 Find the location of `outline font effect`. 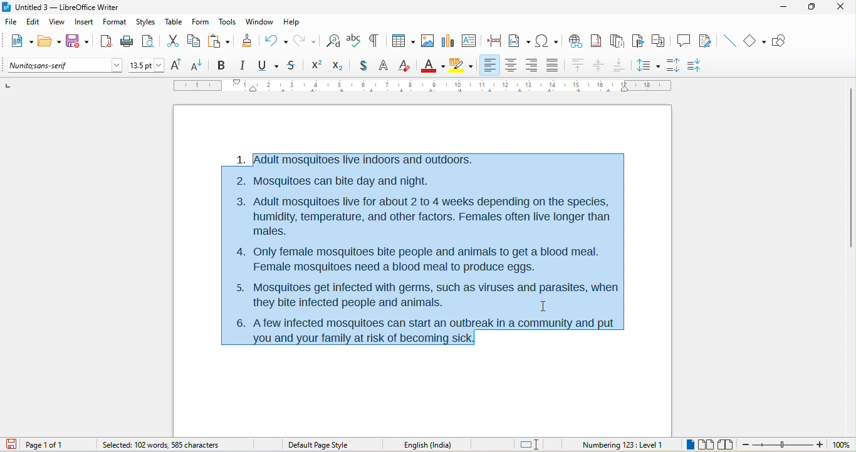

outline font effect is located at coordinates (384, 67).